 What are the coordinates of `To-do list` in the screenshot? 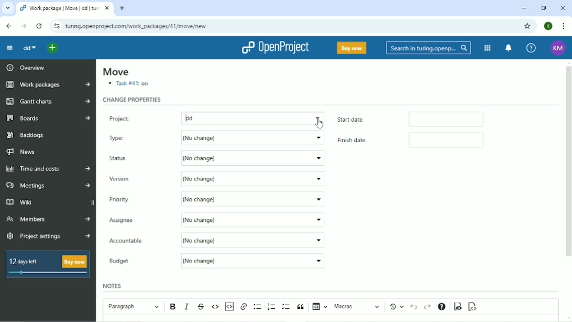 It's located at (287, 307).